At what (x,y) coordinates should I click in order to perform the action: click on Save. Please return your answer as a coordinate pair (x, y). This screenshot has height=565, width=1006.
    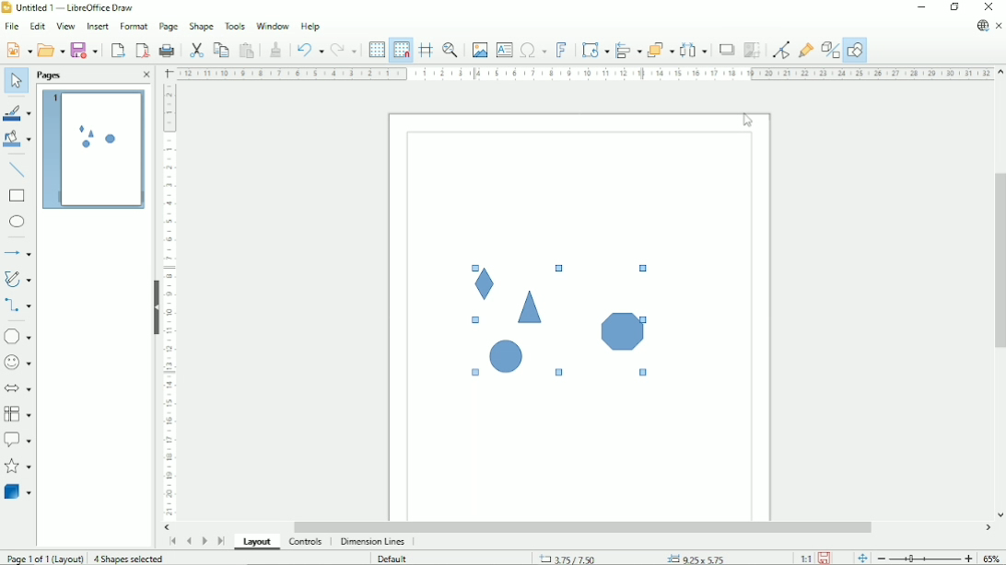
    Looking at the image, I should click on (825, 558).